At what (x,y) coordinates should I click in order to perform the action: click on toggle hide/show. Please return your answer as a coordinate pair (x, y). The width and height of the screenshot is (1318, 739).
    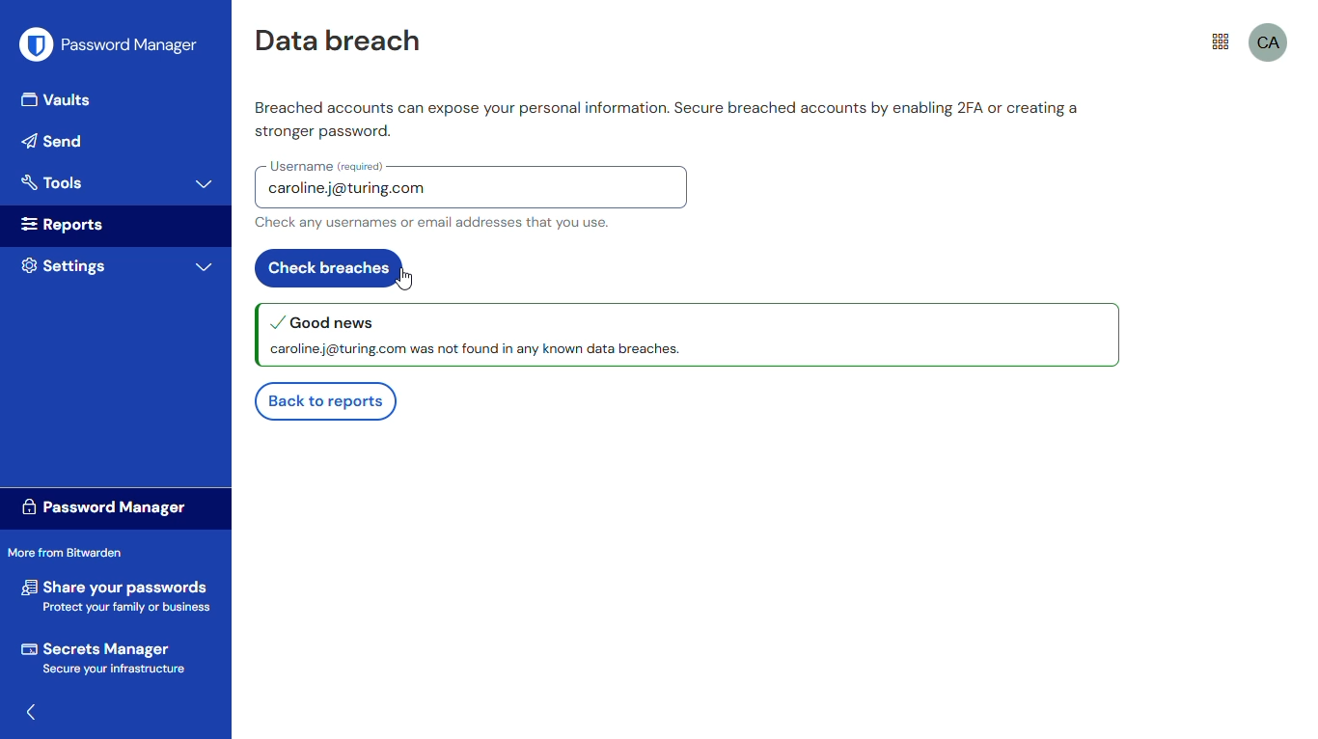
    Looking at the image, I should click on (34, 713).